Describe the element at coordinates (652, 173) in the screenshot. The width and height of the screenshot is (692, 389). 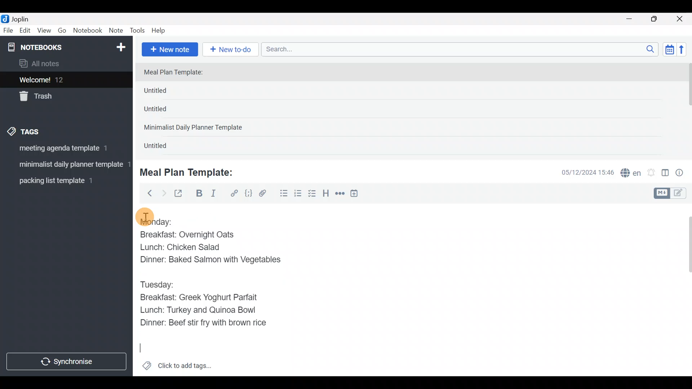
I see `Set alarm` at that location.